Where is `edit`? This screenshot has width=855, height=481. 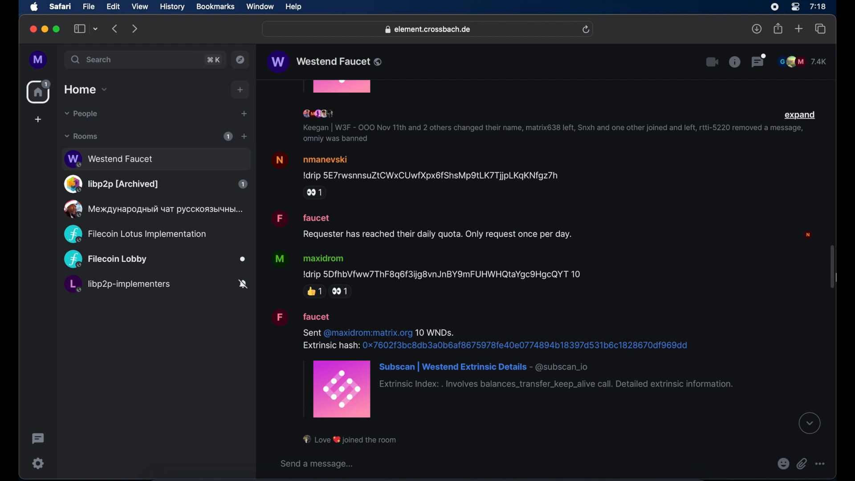
edit is located at coordinates (113, 6).